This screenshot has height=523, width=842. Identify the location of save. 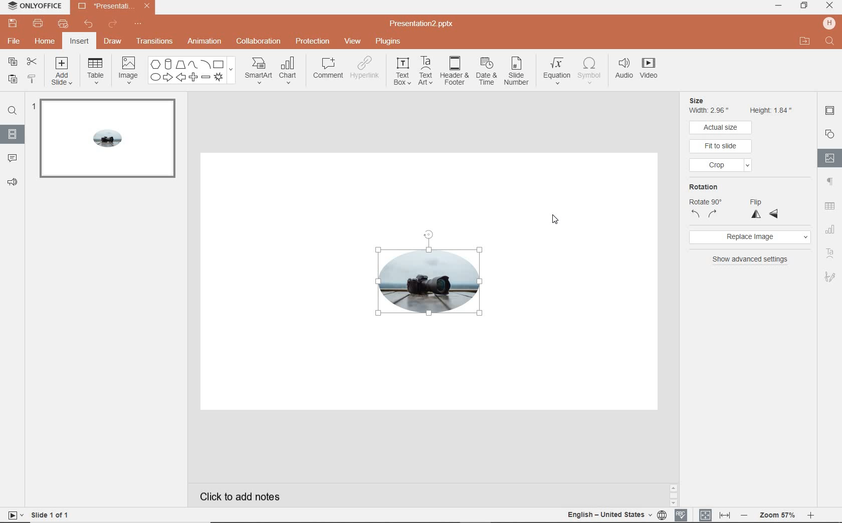
(13, 24).